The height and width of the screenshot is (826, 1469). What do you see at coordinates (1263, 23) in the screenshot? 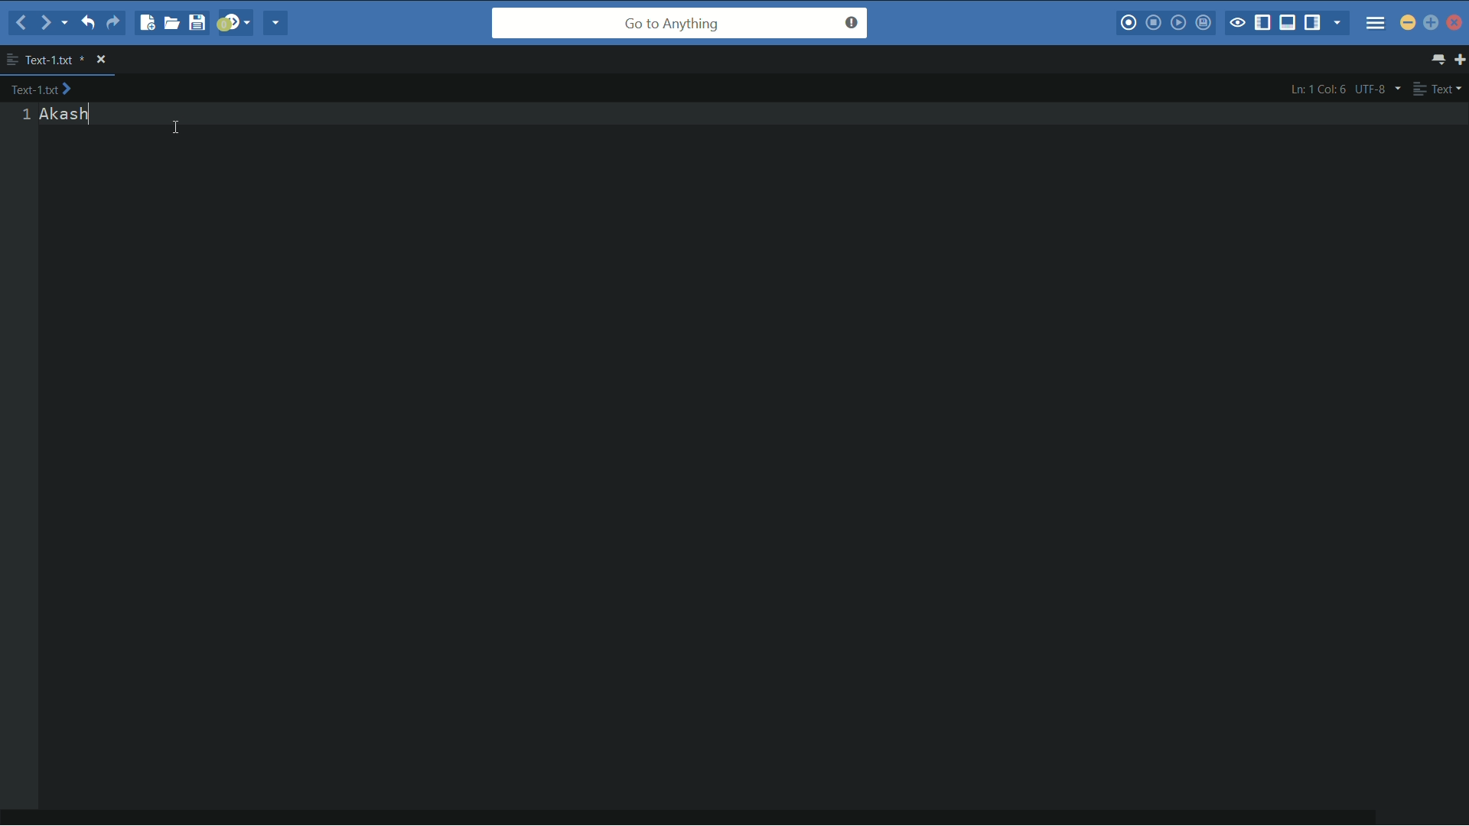
I see `show/hide left panel` at bounding box center [1263, 23].